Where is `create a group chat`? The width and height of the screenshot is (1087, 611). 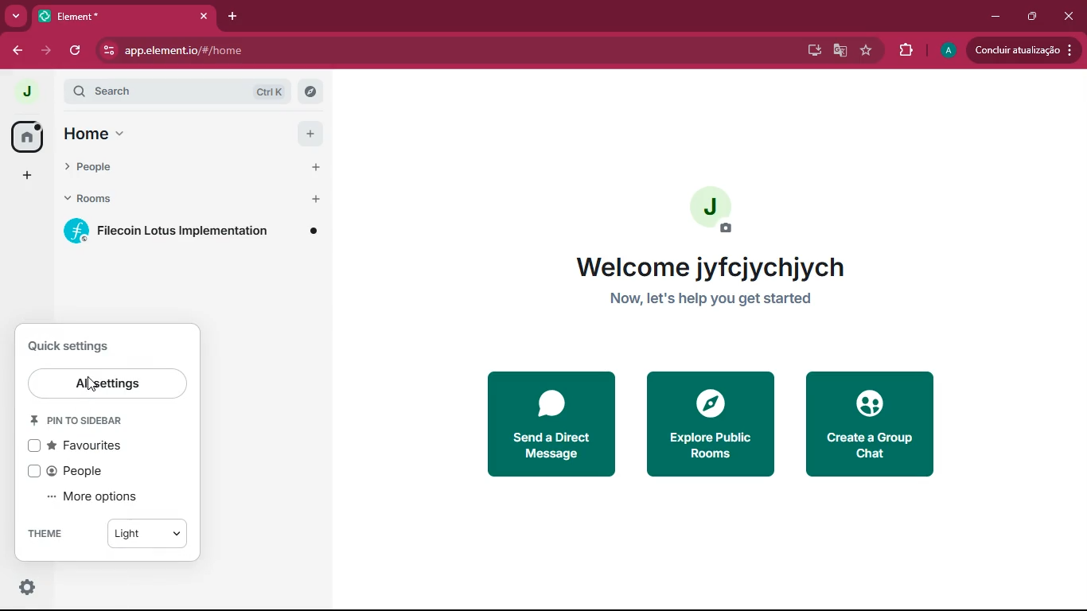 create a group chat is located at coordinates (870, 423).